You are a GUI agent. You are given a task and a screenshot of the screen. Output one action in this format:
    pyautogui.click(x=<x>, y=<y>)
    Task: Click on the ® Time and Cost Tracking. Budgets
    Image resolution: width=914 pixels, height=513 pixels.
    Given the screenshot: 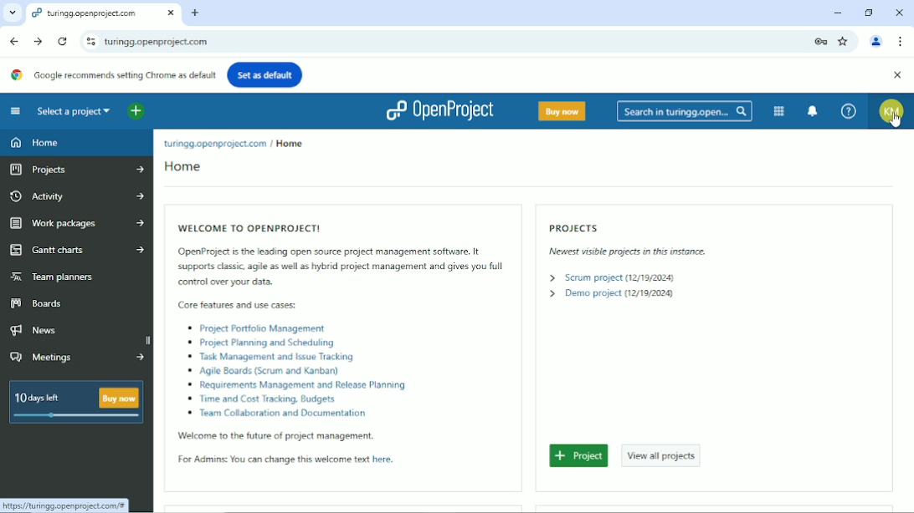 What is the action you would take?
    pyautogui.click(x=263, y=399)
    